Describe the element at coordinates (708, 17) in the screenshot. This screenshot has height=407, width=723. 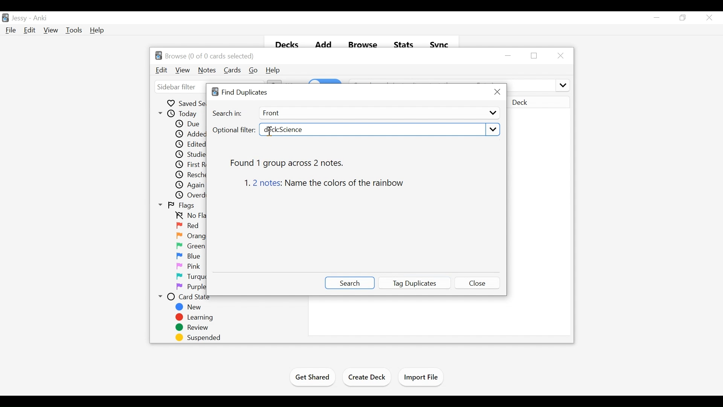
I see `Close` at that location.